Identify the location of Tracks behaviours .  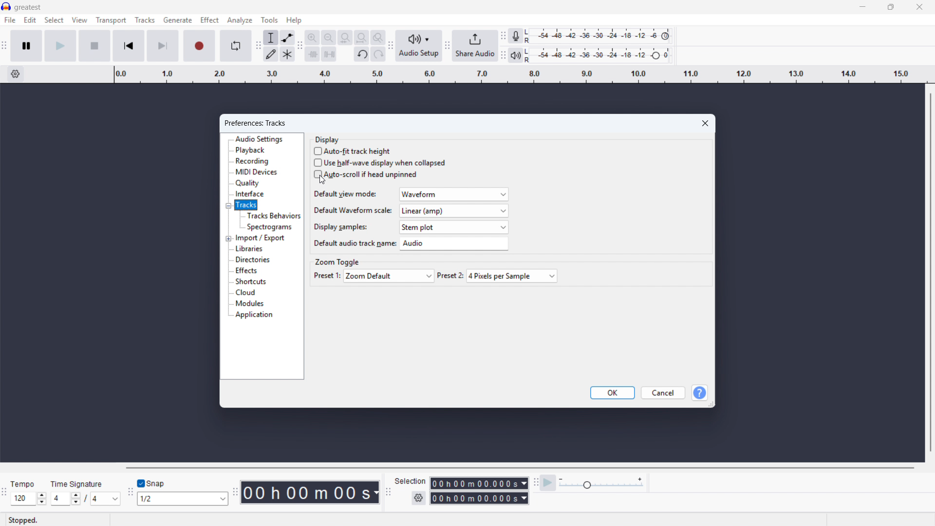
(273, 216).